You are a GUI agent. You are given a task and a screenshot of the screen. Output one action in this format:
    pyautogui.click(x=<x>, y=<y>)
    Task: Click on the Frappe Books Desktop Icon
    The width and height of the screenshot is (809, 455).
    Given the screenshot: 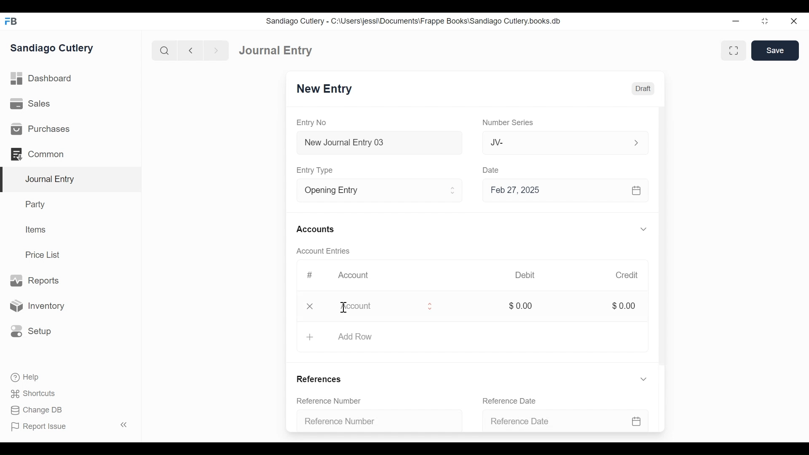 What is the action you would take?
    pyautogui.click(x=11, y=21)
    